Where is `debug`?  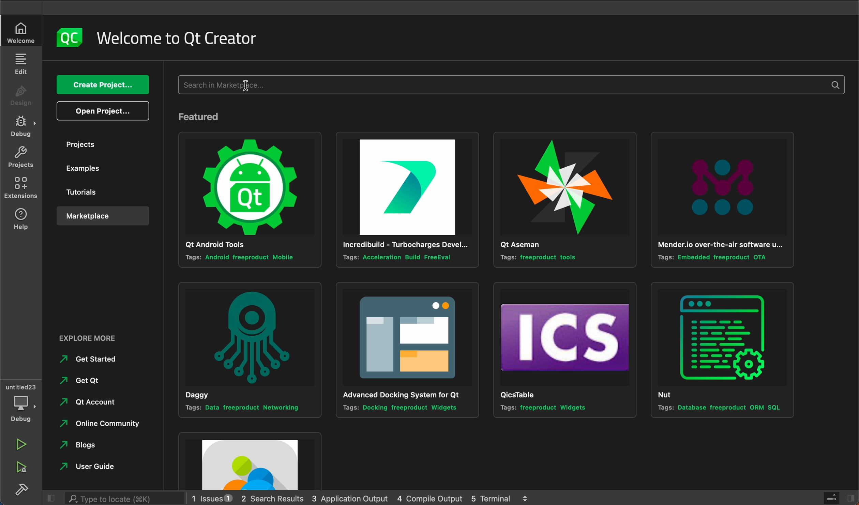
debug is located at coordinates (22, 401).